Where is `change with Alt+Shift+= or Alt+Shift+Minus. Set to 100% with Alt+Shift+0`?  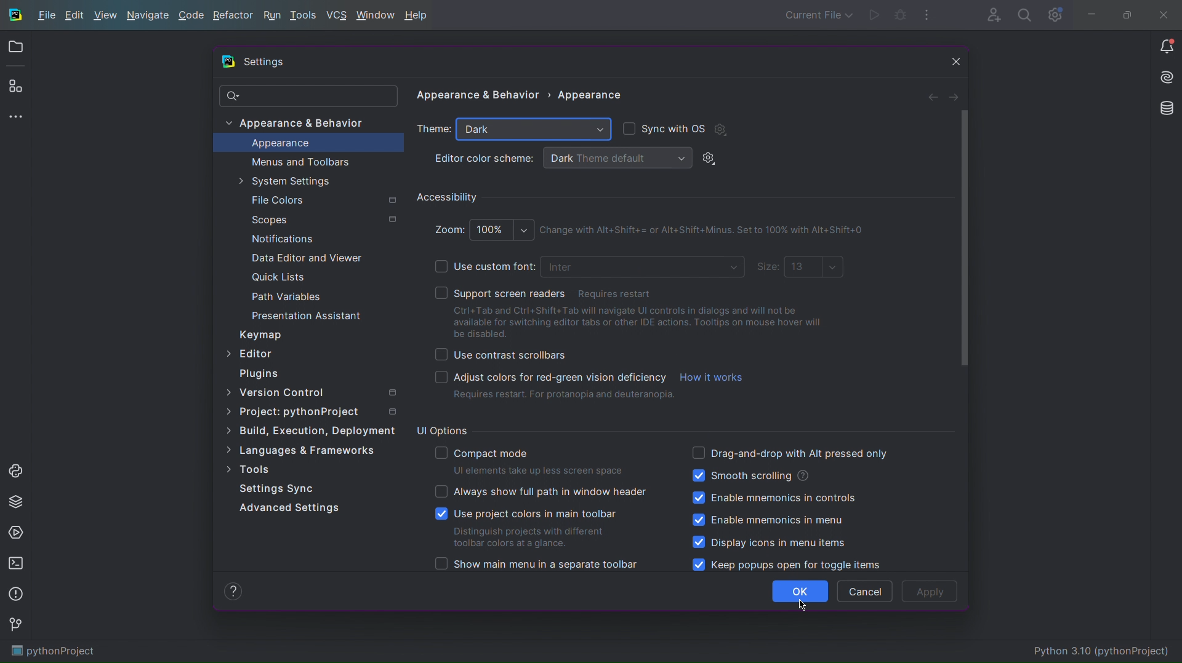
change with Alt+Shift+= or Alt+Shift+Minus. Set to 100% with Alt+Shift+0 is located at coordinates (710, 229).